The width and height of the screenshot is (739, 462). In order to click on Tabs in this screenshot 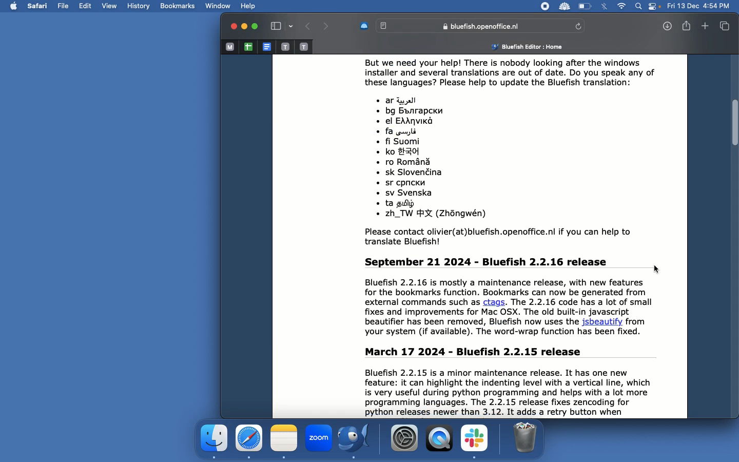, I will do `click(725, 26)`.